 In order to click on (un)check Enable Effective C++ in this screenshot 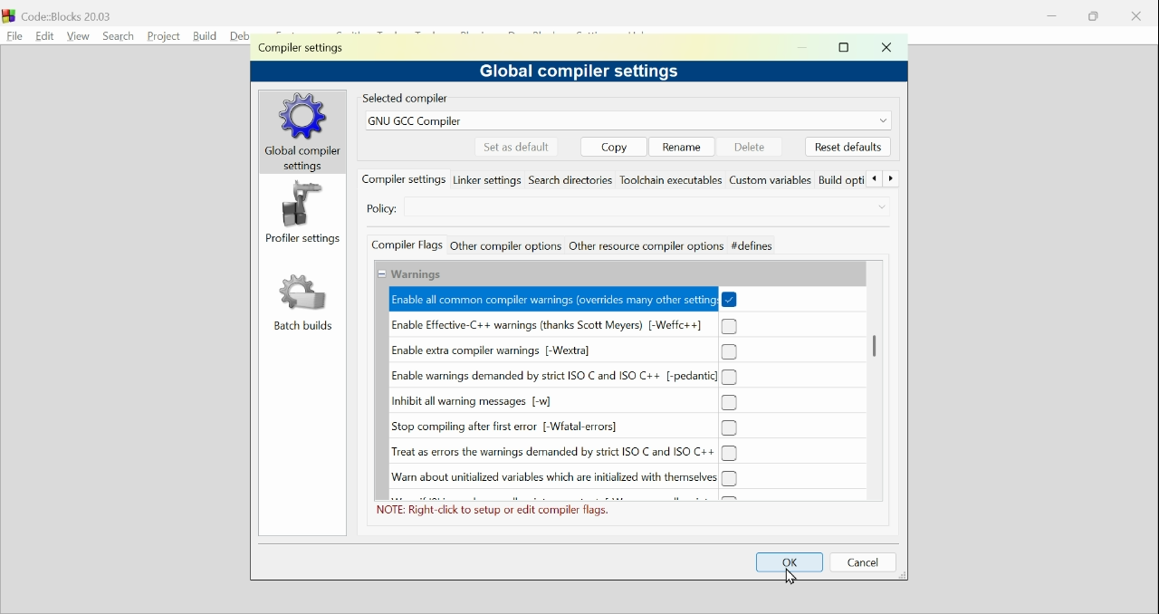, I will do `click(563, 326)`.